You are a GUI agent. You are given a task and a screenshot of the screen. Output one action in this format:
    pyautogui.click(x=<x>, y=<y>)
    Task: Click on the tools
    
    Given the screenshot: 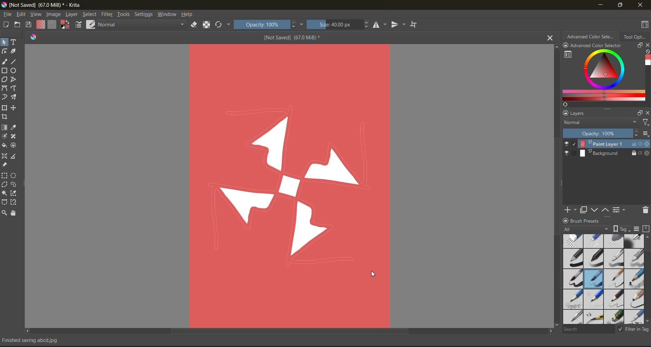 What is the action you would take?
    pyautogui.click(x=124, y=14)
    